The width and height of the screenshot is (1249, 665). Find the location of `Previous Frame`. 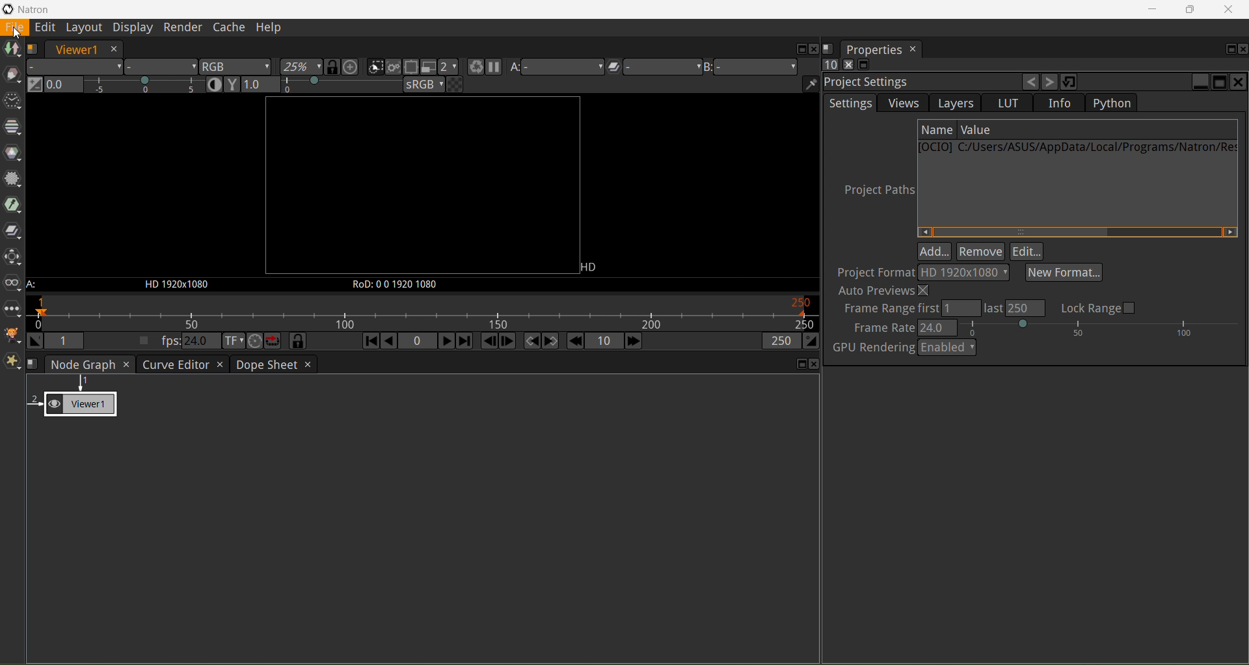

Previous Frame is located at coordinates (489, 342).